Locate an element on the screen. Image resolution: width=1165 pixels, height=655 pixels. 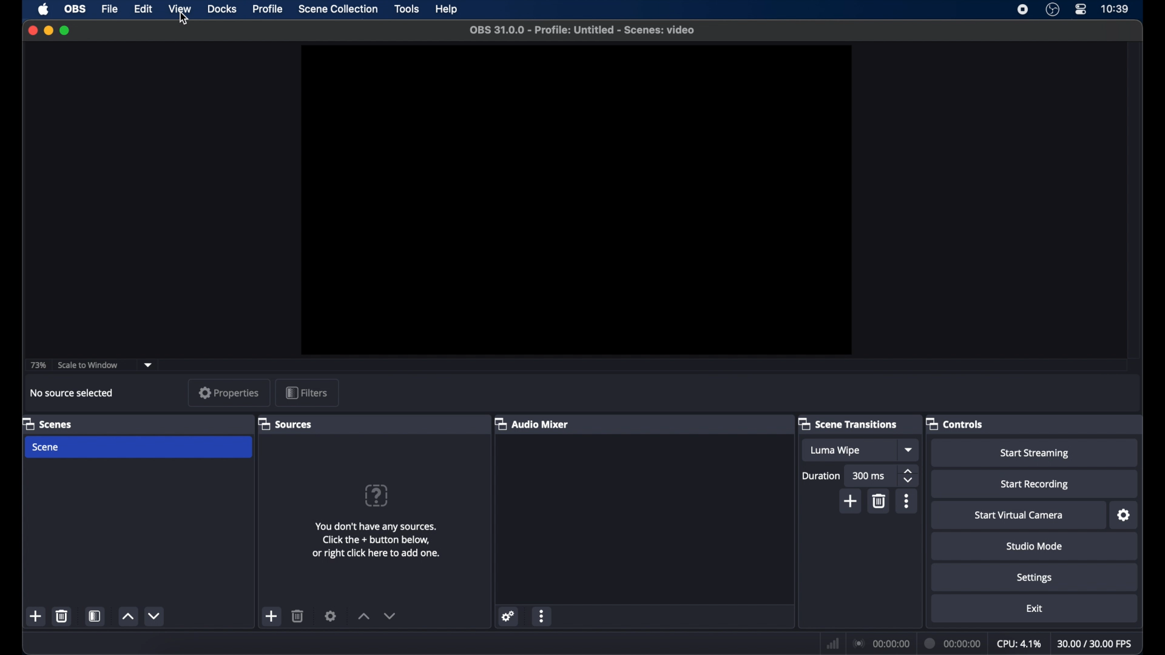
minimize is located at coordinates (48, 30).